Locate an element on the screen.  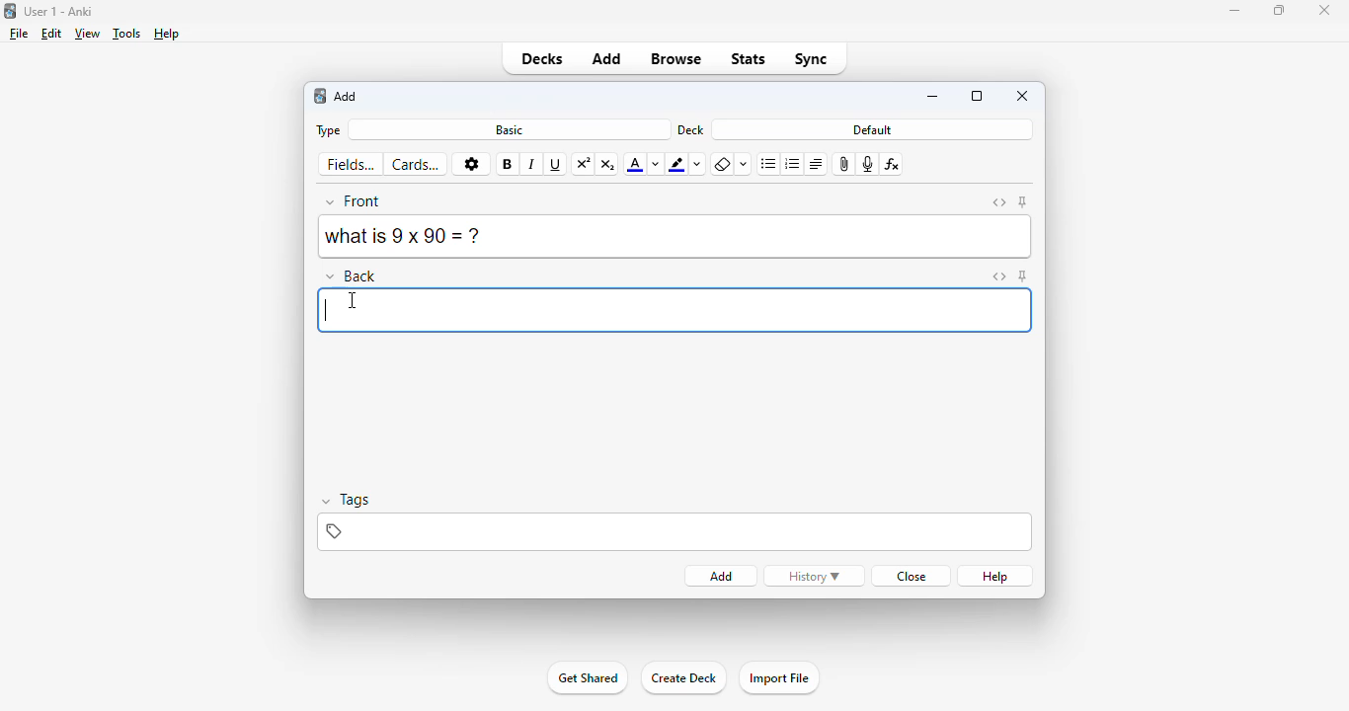
ordered list is located at coordinates (793, 164).